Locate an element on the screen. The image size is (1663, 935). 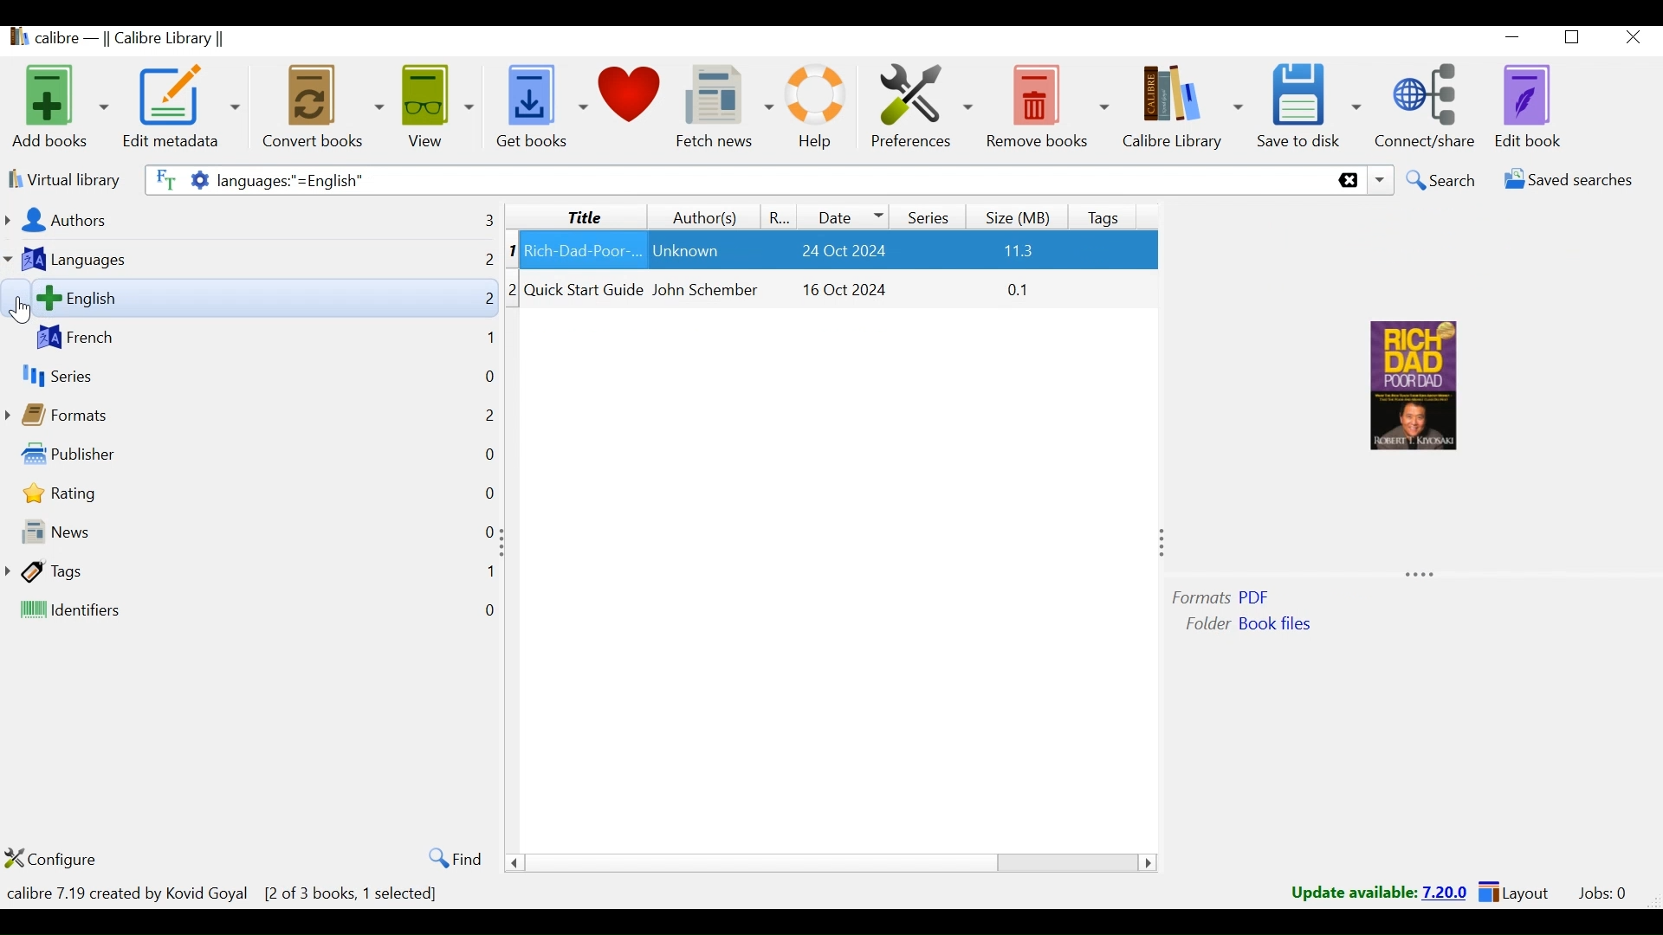
rich dad poor dad is located at coordinates (1404, 388).